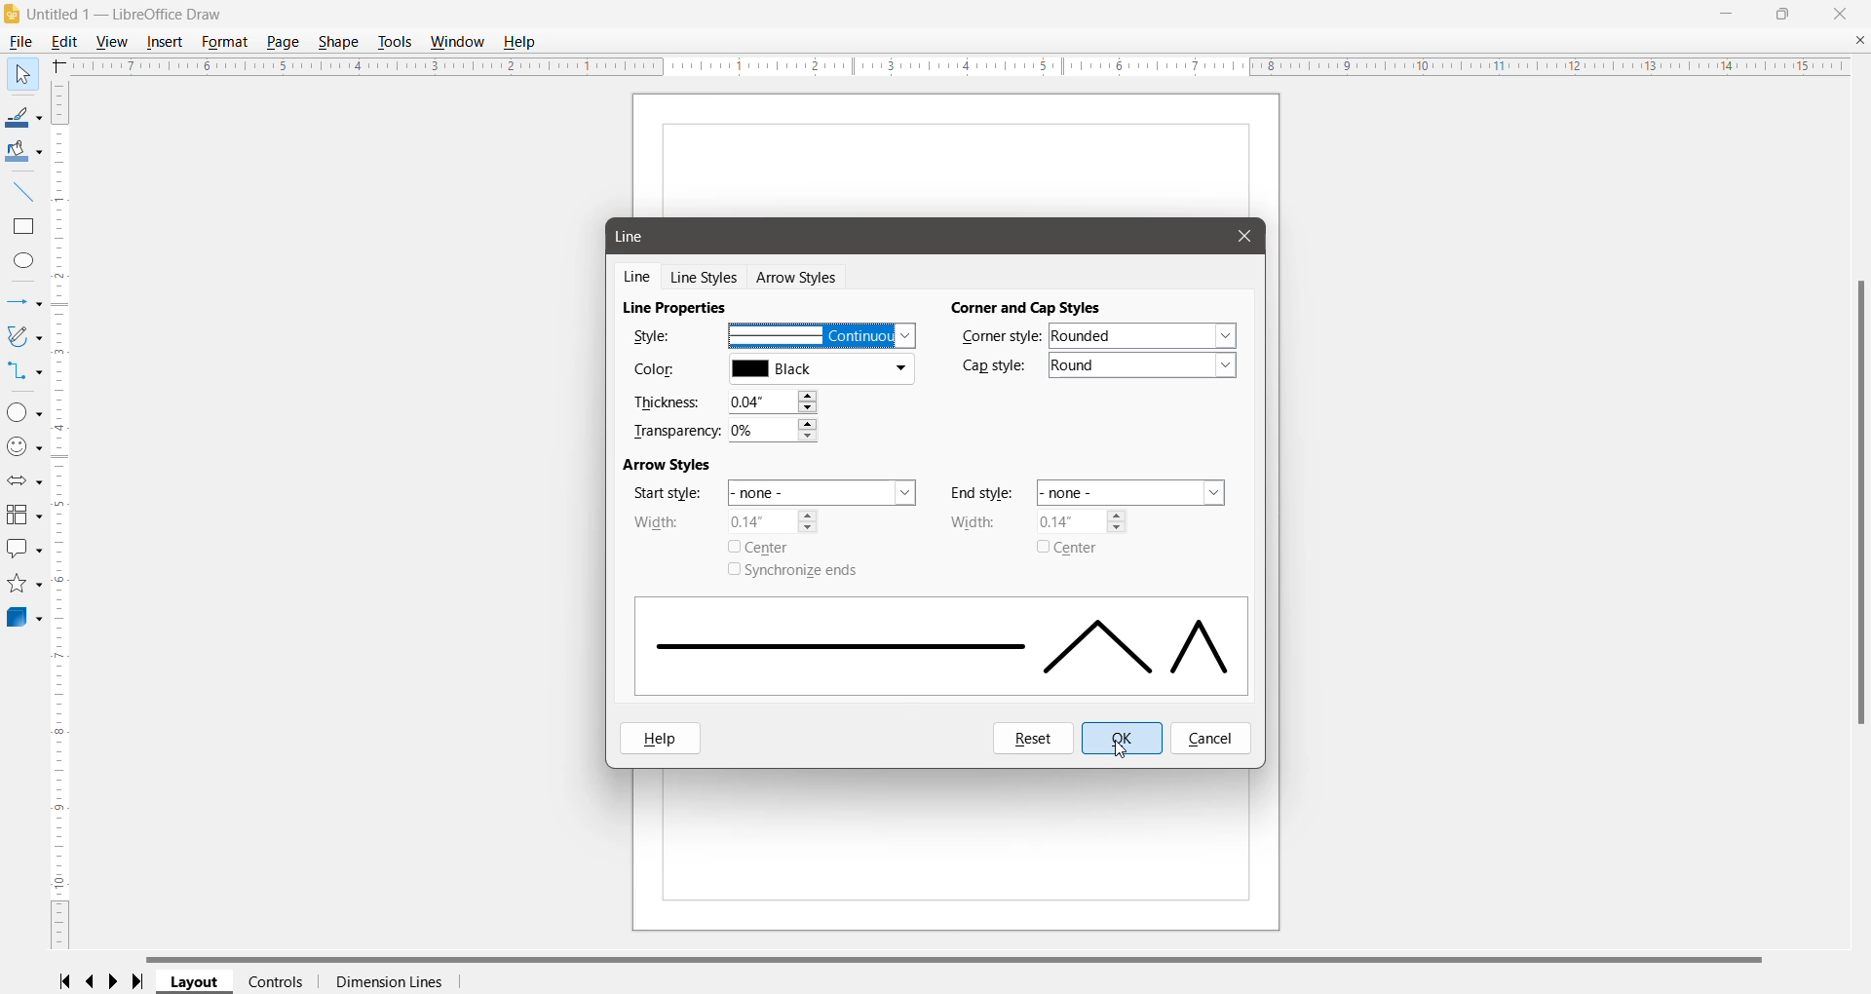  What do you see at coordinates (1075, 549) in the screenshot?
I see `Center` at bounding box center [1075, 549].